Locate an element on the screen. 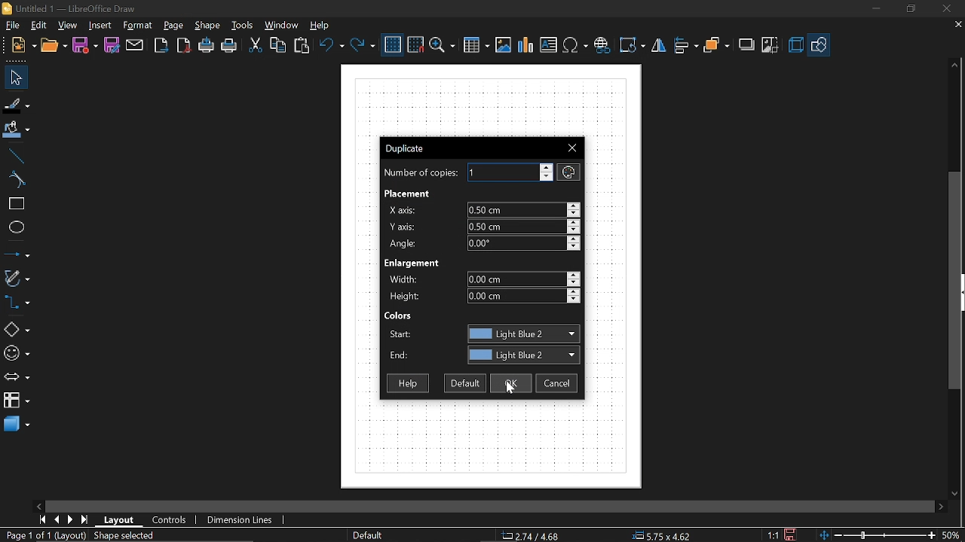  go to last page is located at coordinates (86, 520).